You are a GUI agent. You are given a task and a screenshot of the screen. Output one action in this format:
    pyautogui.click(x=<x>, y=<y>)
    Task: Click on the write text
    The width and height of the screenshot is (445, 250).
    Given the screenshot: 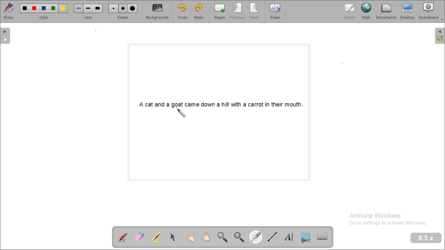 What is the action you would take?
    pyautogui.click(x=289, y=237)
    